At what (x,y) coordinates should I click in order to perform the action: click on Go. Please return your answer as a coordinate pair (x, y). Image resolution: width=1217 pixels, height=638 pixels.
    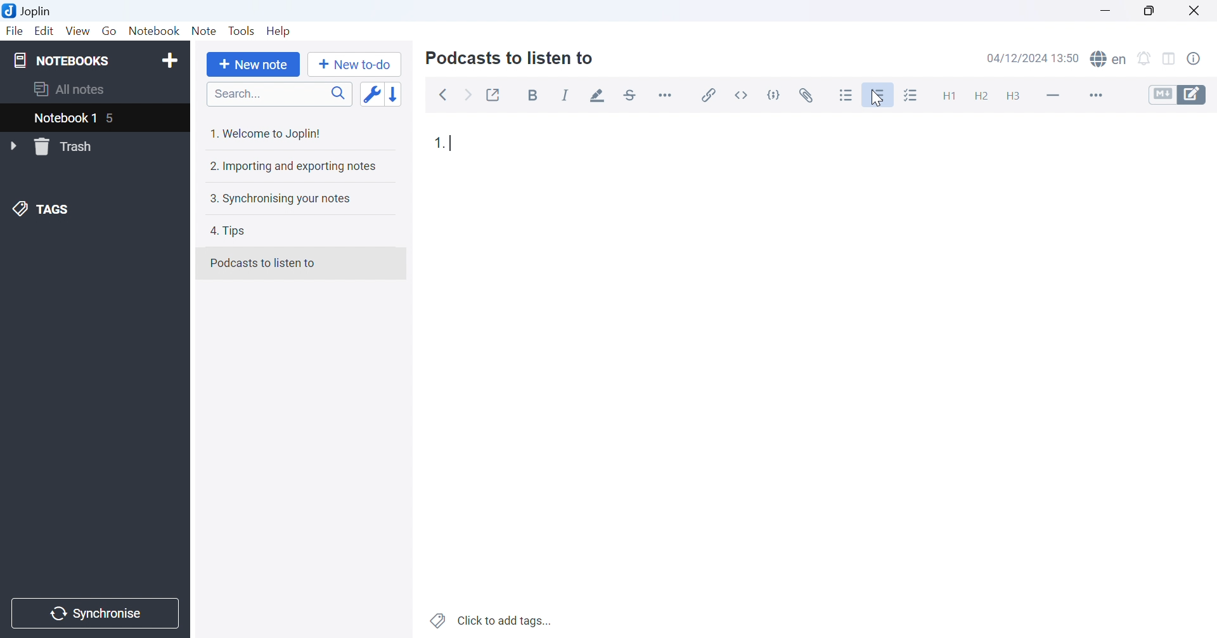
    Looking at the image, I should click on (109, 30).